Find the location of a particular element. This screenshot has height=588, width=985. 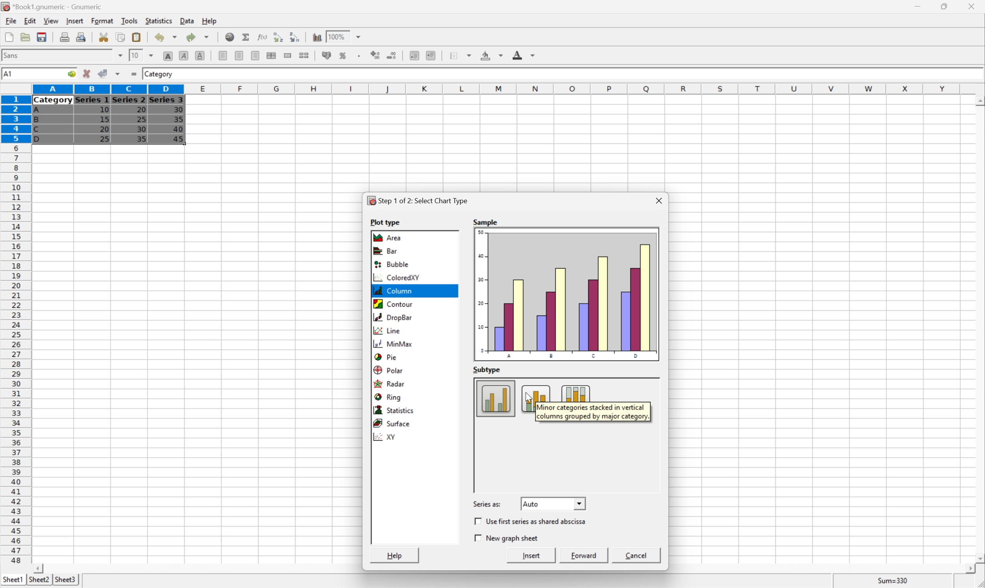

Bubble is located at coordinates (391, 265).